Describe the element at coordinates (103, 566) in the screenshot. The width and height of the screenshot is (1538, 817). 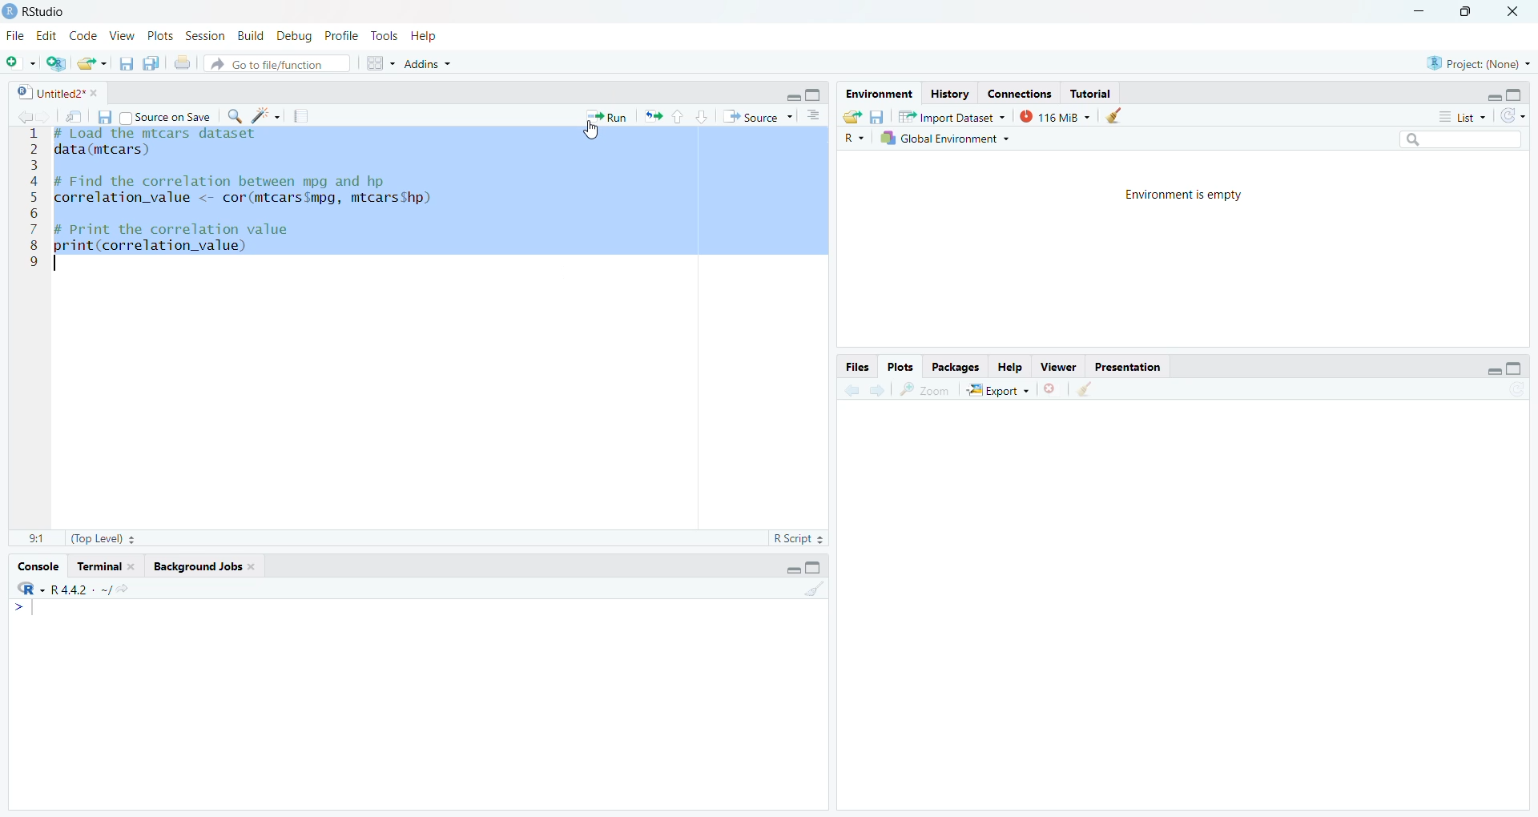
I see `Tutorial` at that location.